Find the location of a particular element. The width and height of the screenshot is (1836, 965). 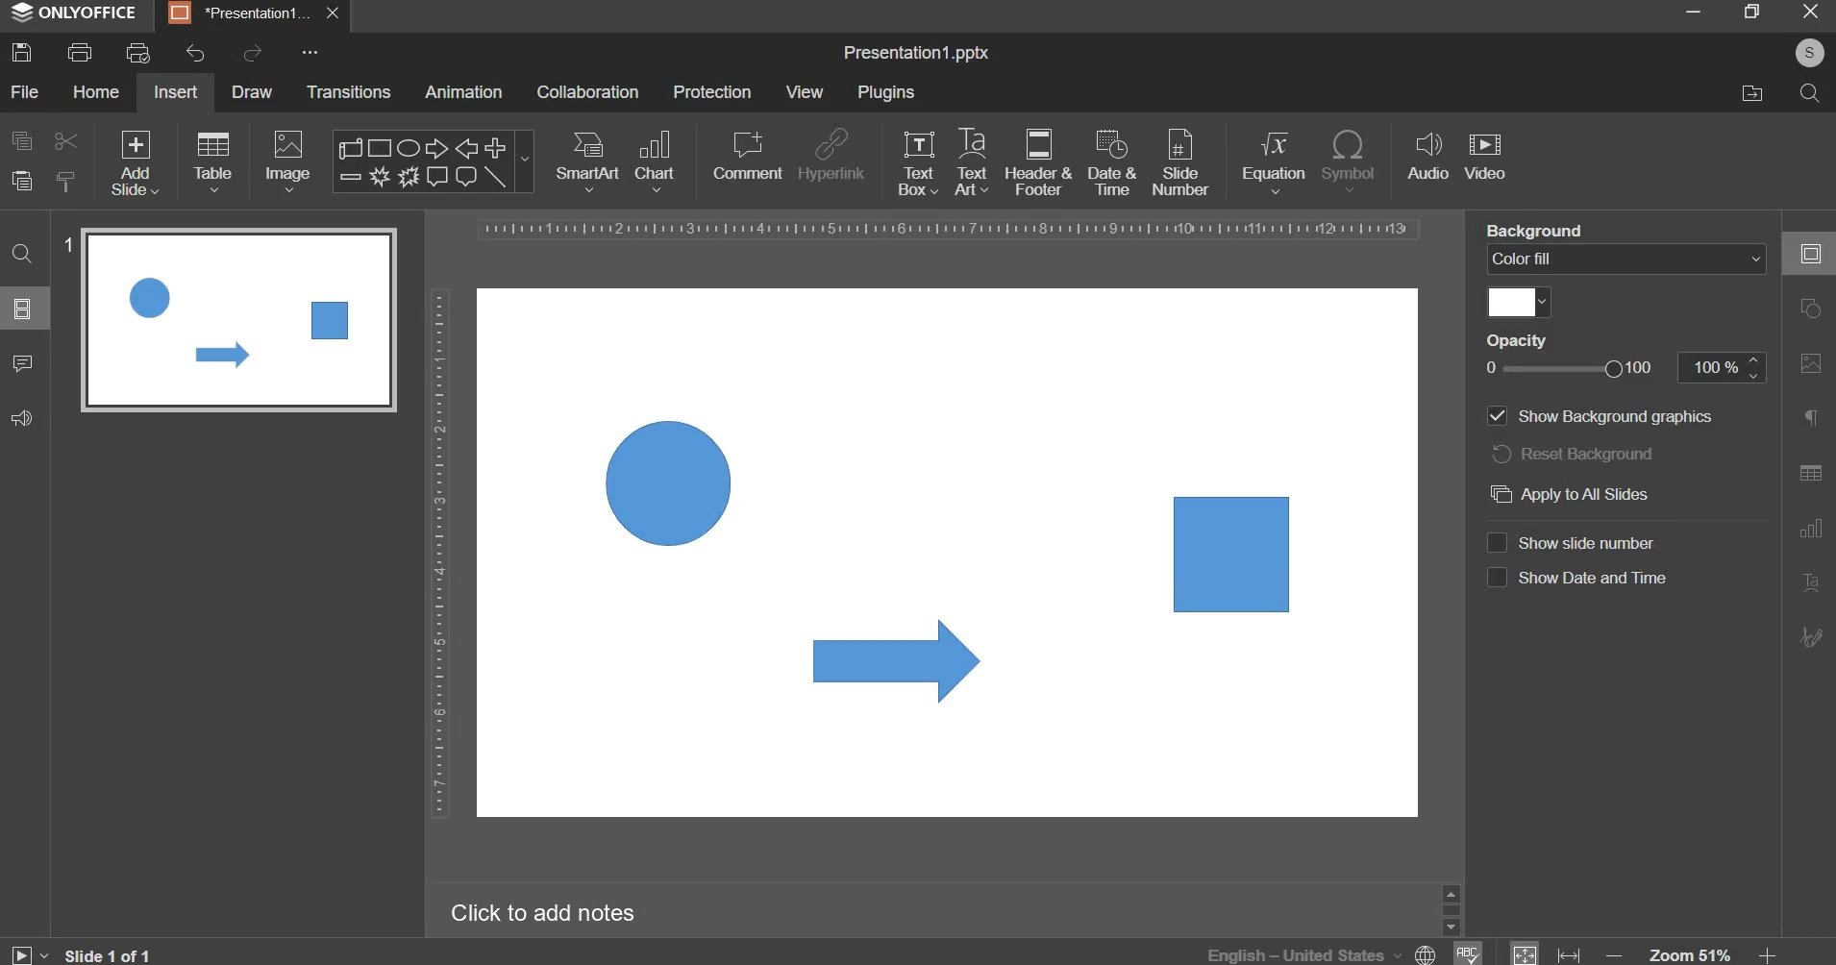

add slide is located at coordinates (136, 164).